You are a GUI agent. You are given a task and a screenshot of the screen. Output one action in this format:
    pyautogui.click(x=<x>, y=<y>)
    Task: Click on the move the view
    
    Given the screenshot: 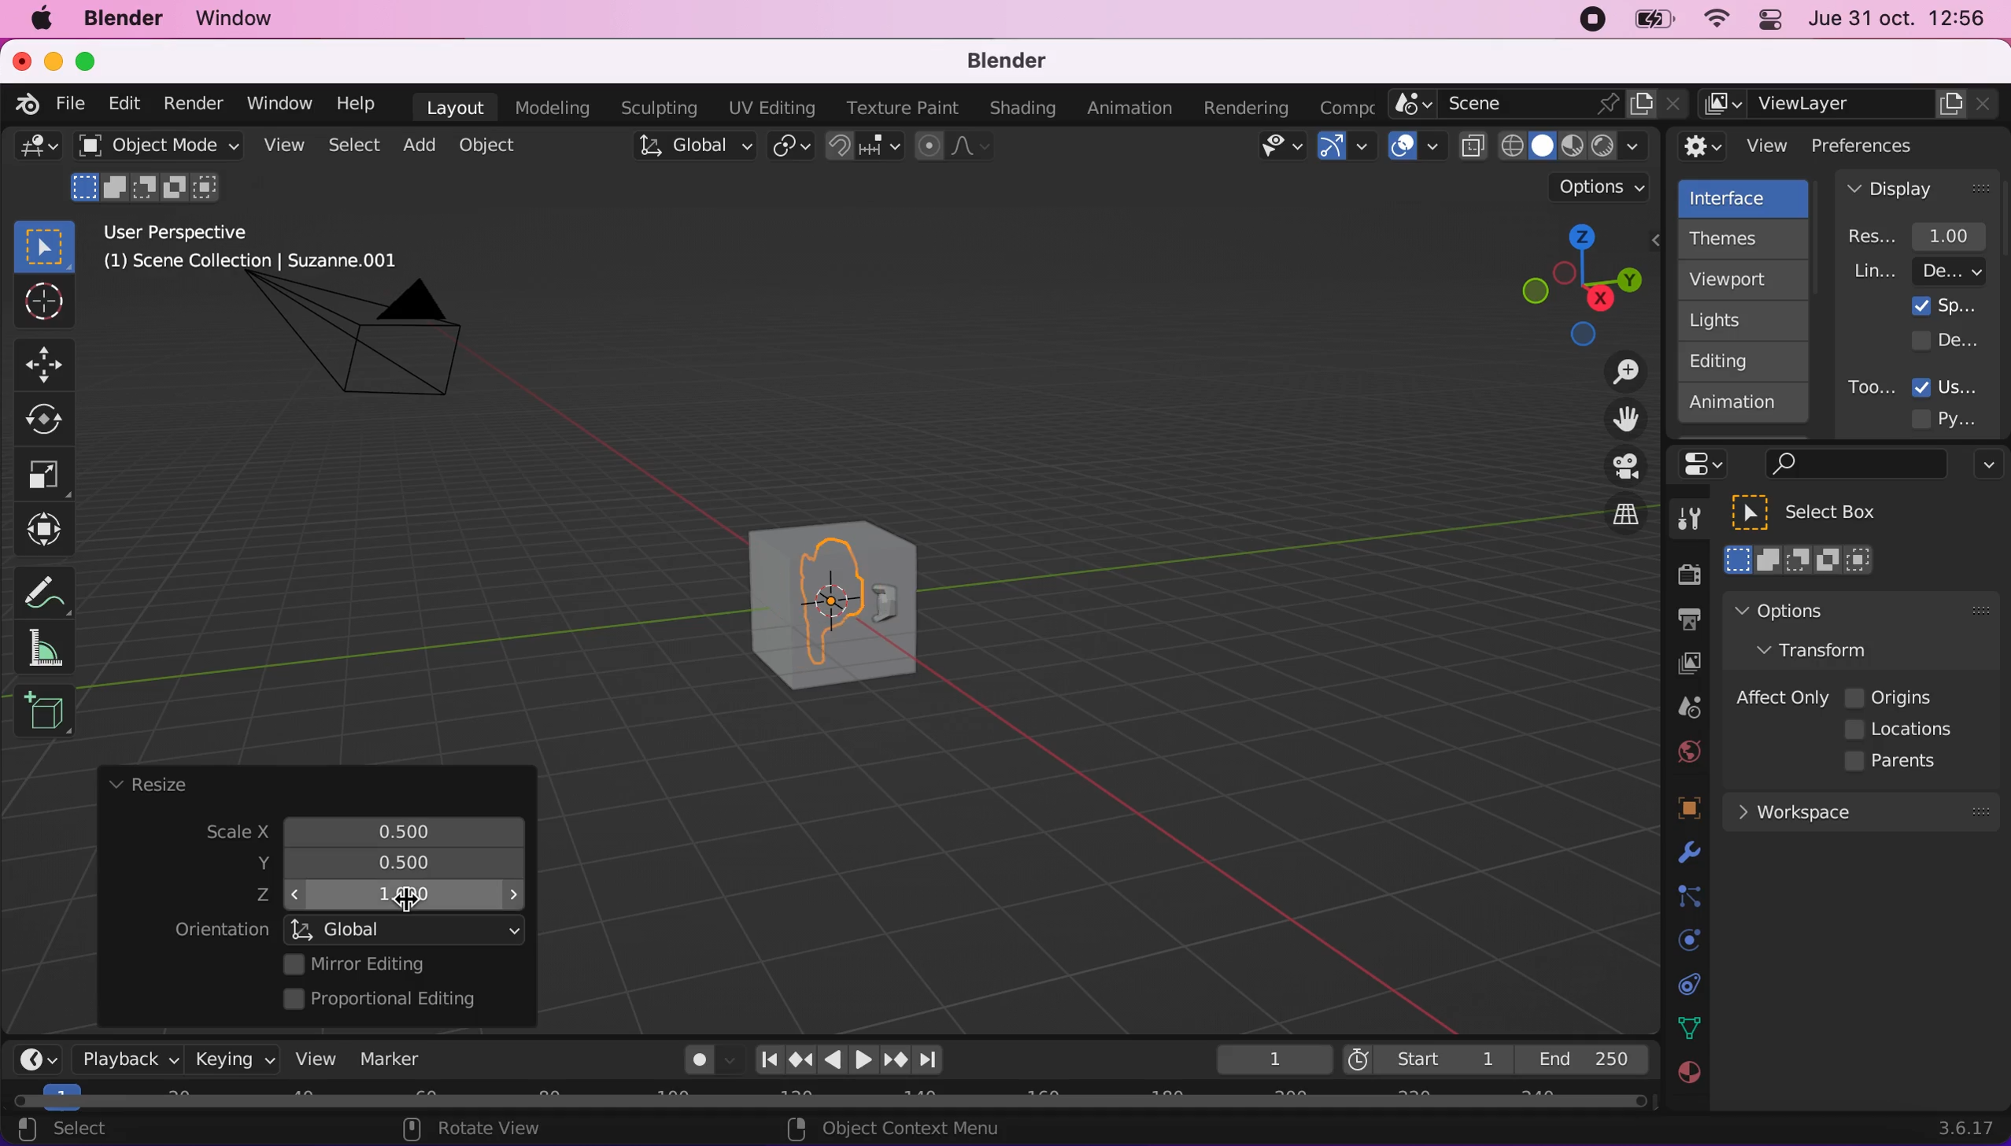 What is the action you would take?
    pyautogui.click(x=1614, y=420)
    